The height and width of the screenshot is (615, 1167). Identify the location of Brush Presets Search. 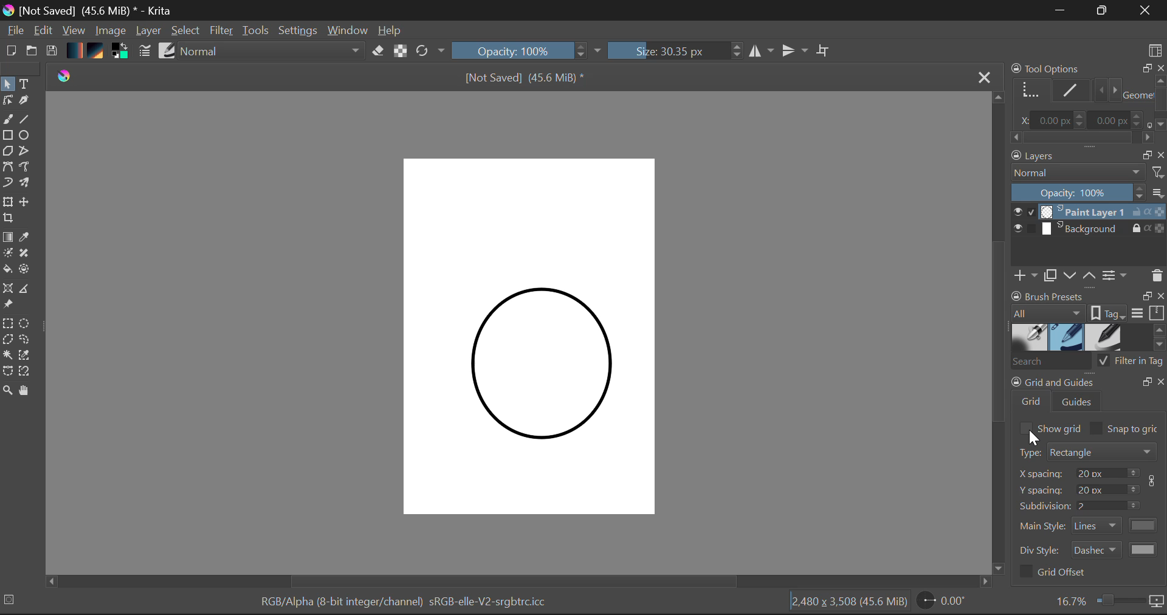
(1088, 364).